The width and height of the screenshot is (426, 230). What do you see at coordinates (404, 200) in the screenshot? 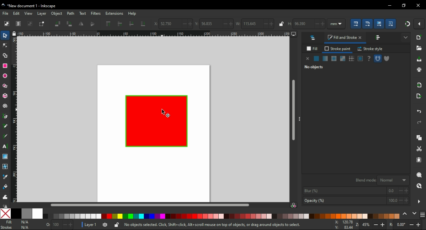
I see `increase/decrease` at bounding box center [404, 200].